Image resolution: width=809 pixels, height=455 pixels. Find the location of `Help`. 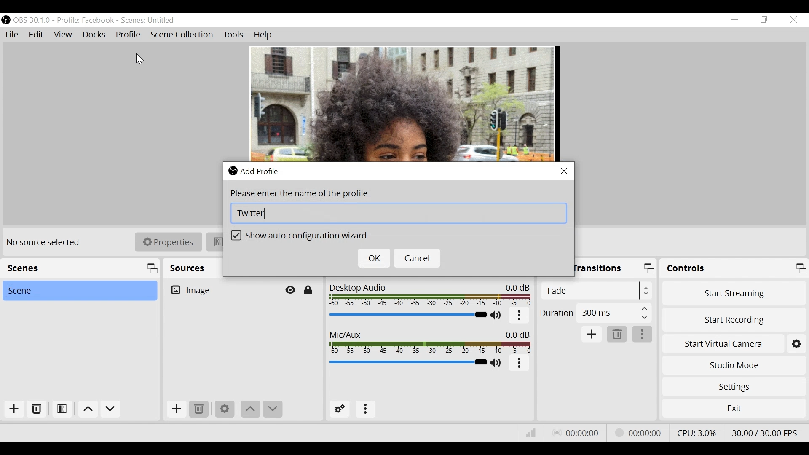

Help is located at coordinates (262, 35).